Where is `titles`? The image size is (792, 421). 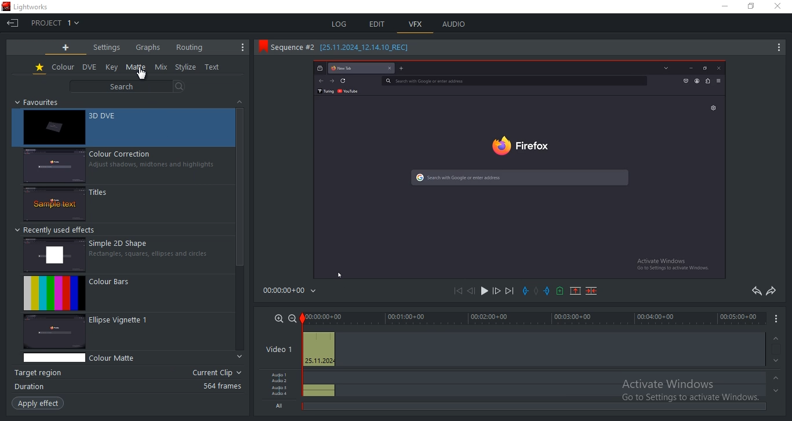
titles is located at coordinates (125, 205).